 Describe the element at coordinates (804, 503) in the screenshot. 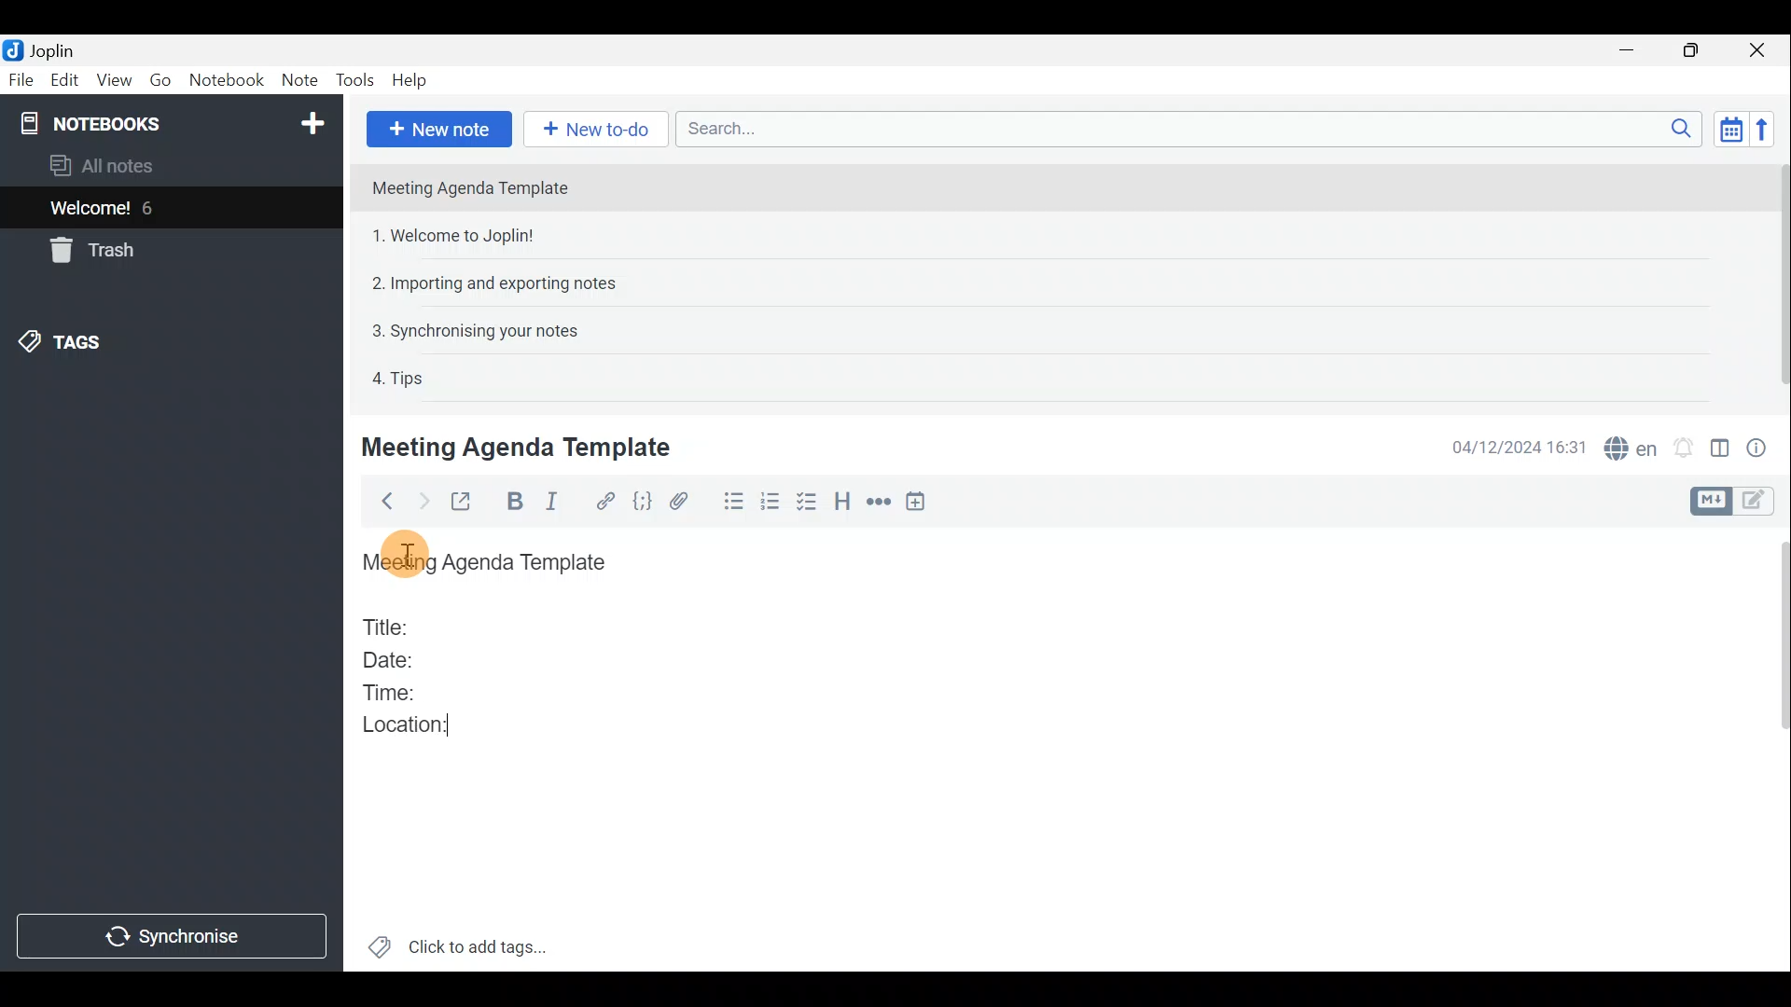

I see `Checkbox` at that location.